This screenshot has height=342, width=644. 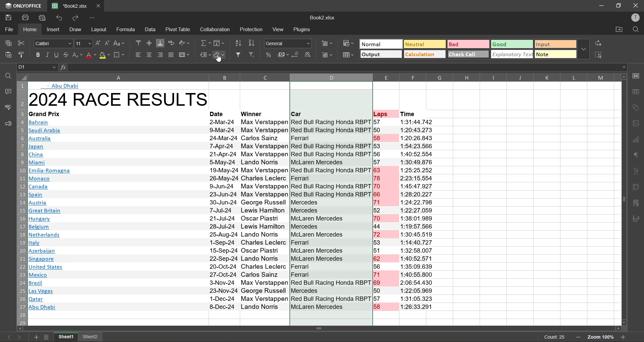 What do you see at coordinates (624, 323) in the screenshot?
I see `move down` at bounding box center [624, 323].